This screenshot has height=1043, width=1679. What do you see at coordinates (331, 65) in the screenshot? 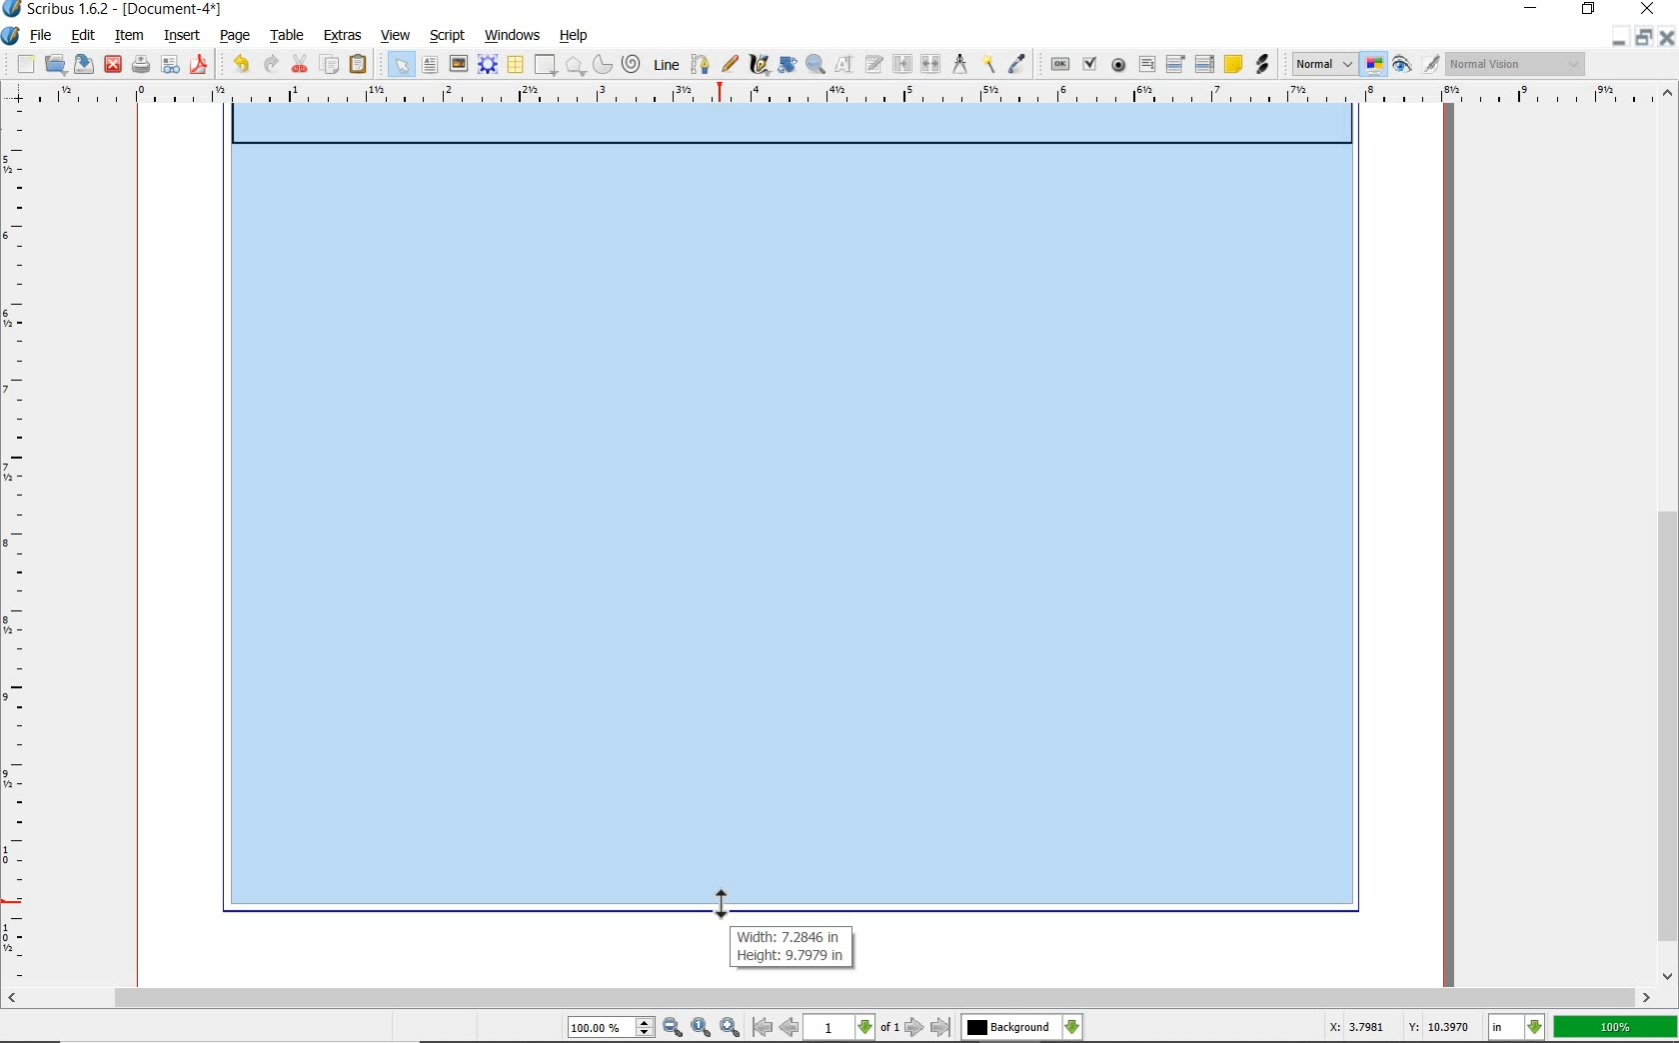
I see `copy` at bounding box center [331, 65].